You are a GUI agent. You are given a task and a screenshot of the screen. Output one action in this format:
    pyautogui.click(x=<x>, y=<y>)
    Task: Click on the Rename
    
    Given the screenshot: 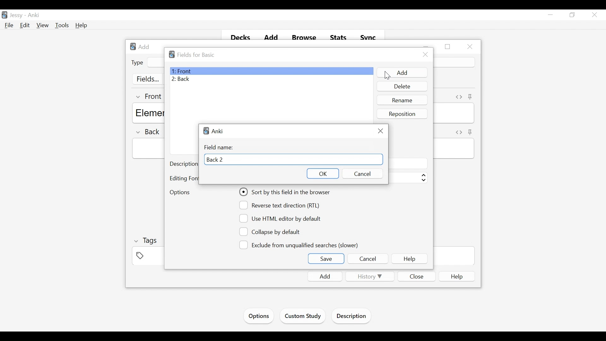 What is the action you would take?
    pyautogui.click(x=402, y=100)
    